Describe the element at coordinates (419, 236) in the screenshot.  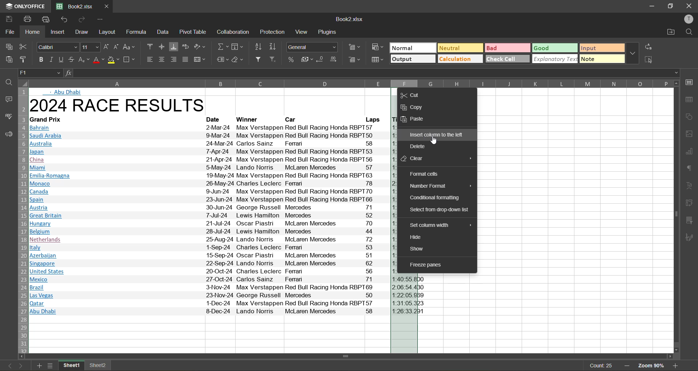
I see `hide` at that location.